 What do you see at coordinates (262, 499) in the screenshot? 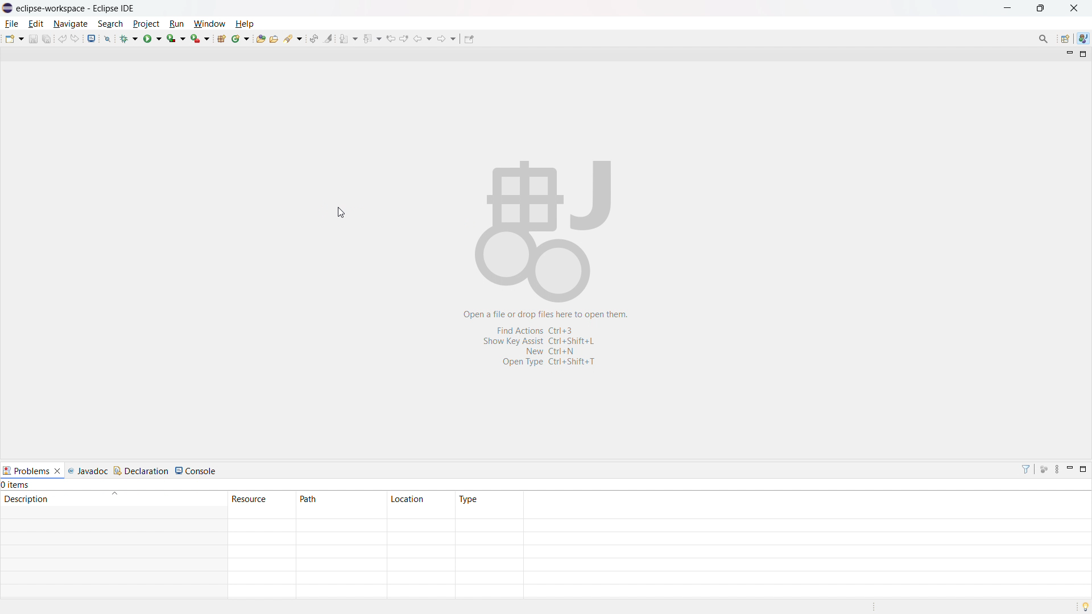
I see `resource` at bounding box center [262, 499].